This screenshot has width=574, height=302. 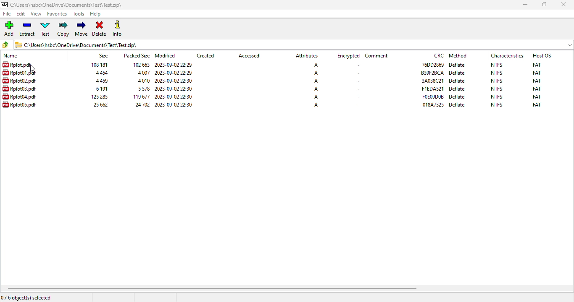 I want to click on maximize, so click(x=544, y=5).